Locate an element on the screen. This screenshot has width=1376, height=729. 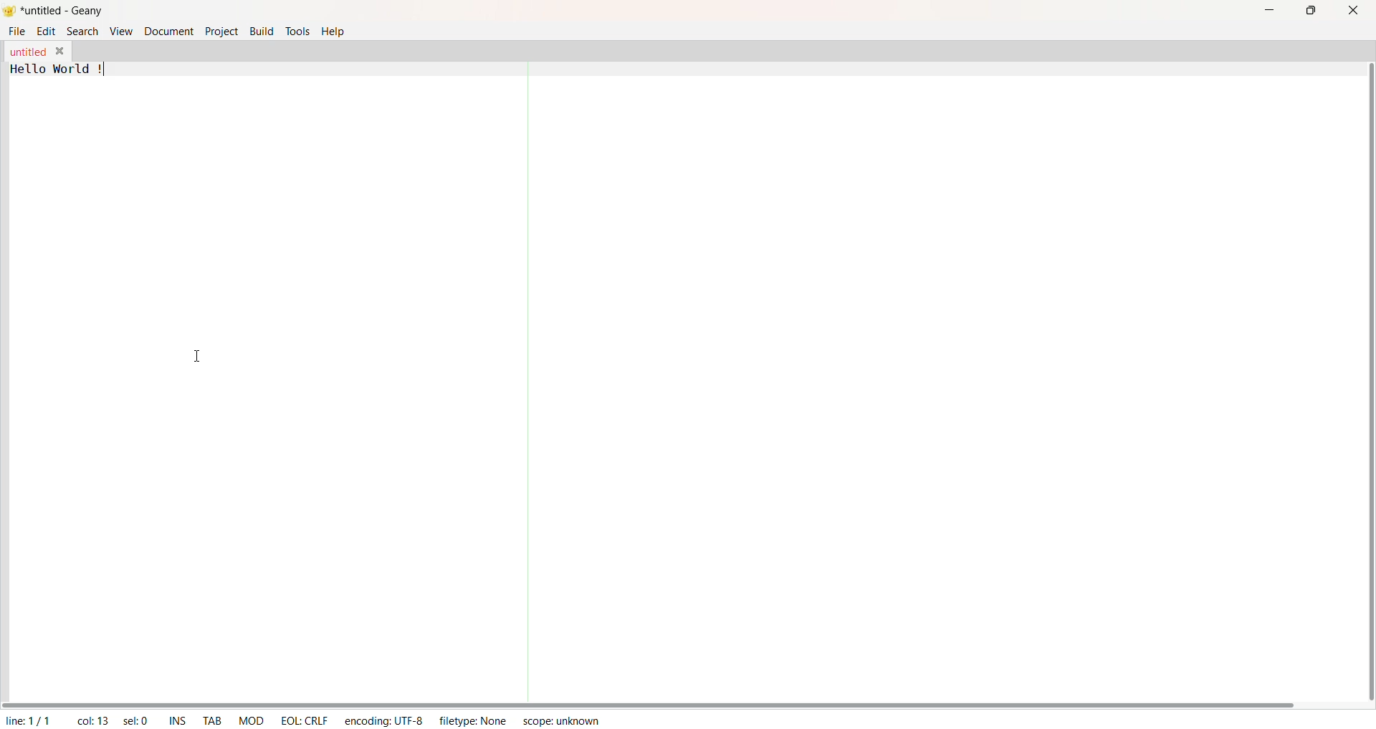
Help is located at coordinates (335, 31).